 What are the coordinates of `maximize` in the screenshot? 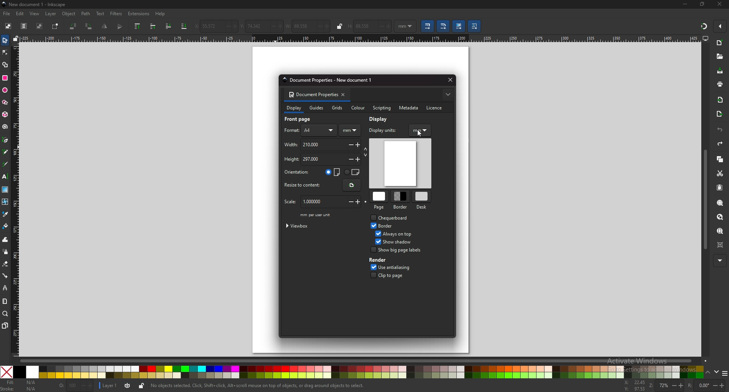 It's located at (702, 5).